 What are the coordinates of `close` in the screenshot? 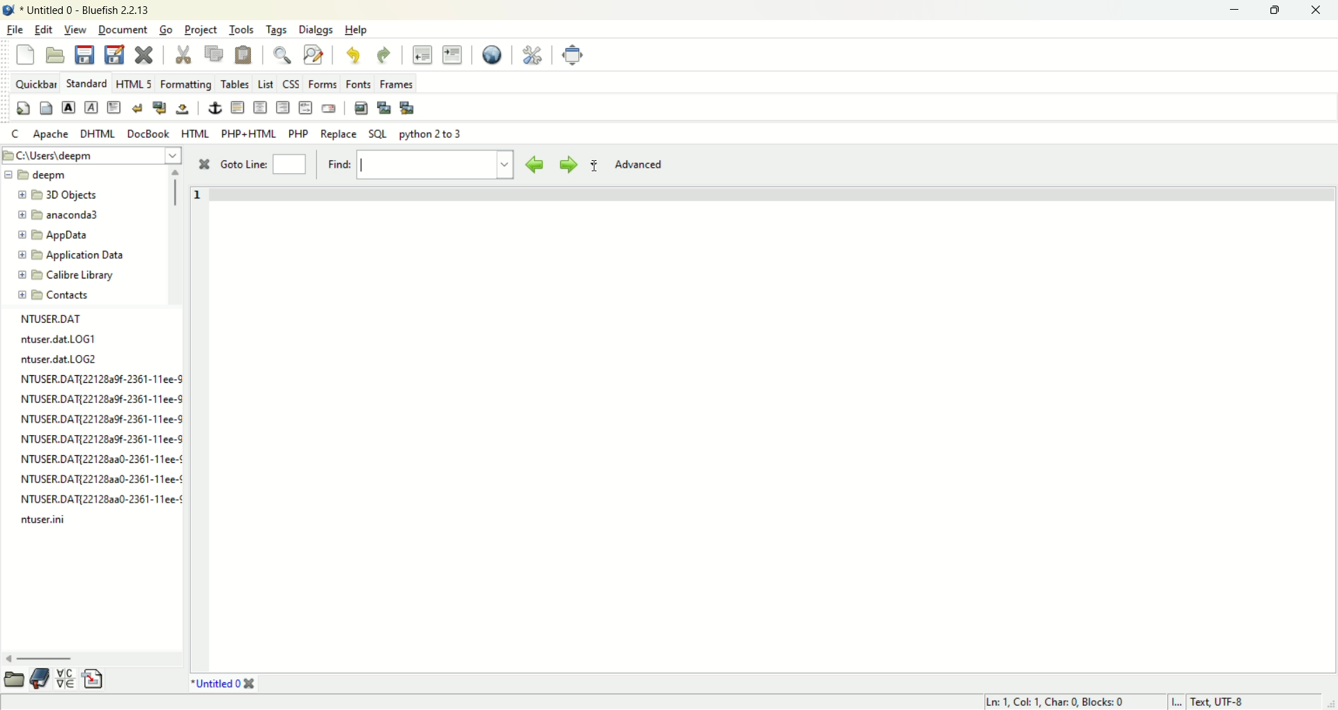 It's located at (203, 165).